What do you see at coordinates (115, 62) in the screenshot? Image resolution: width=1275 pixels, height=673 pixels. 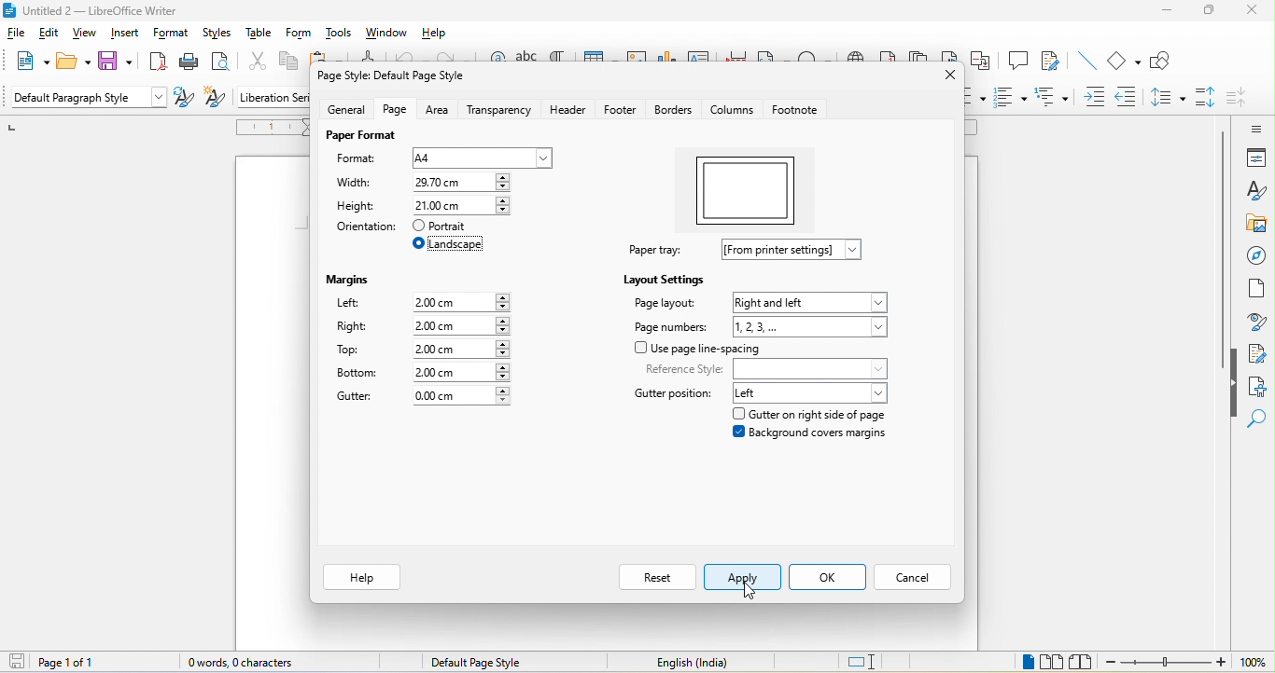 I see `save` at bounding box center [115, 62].